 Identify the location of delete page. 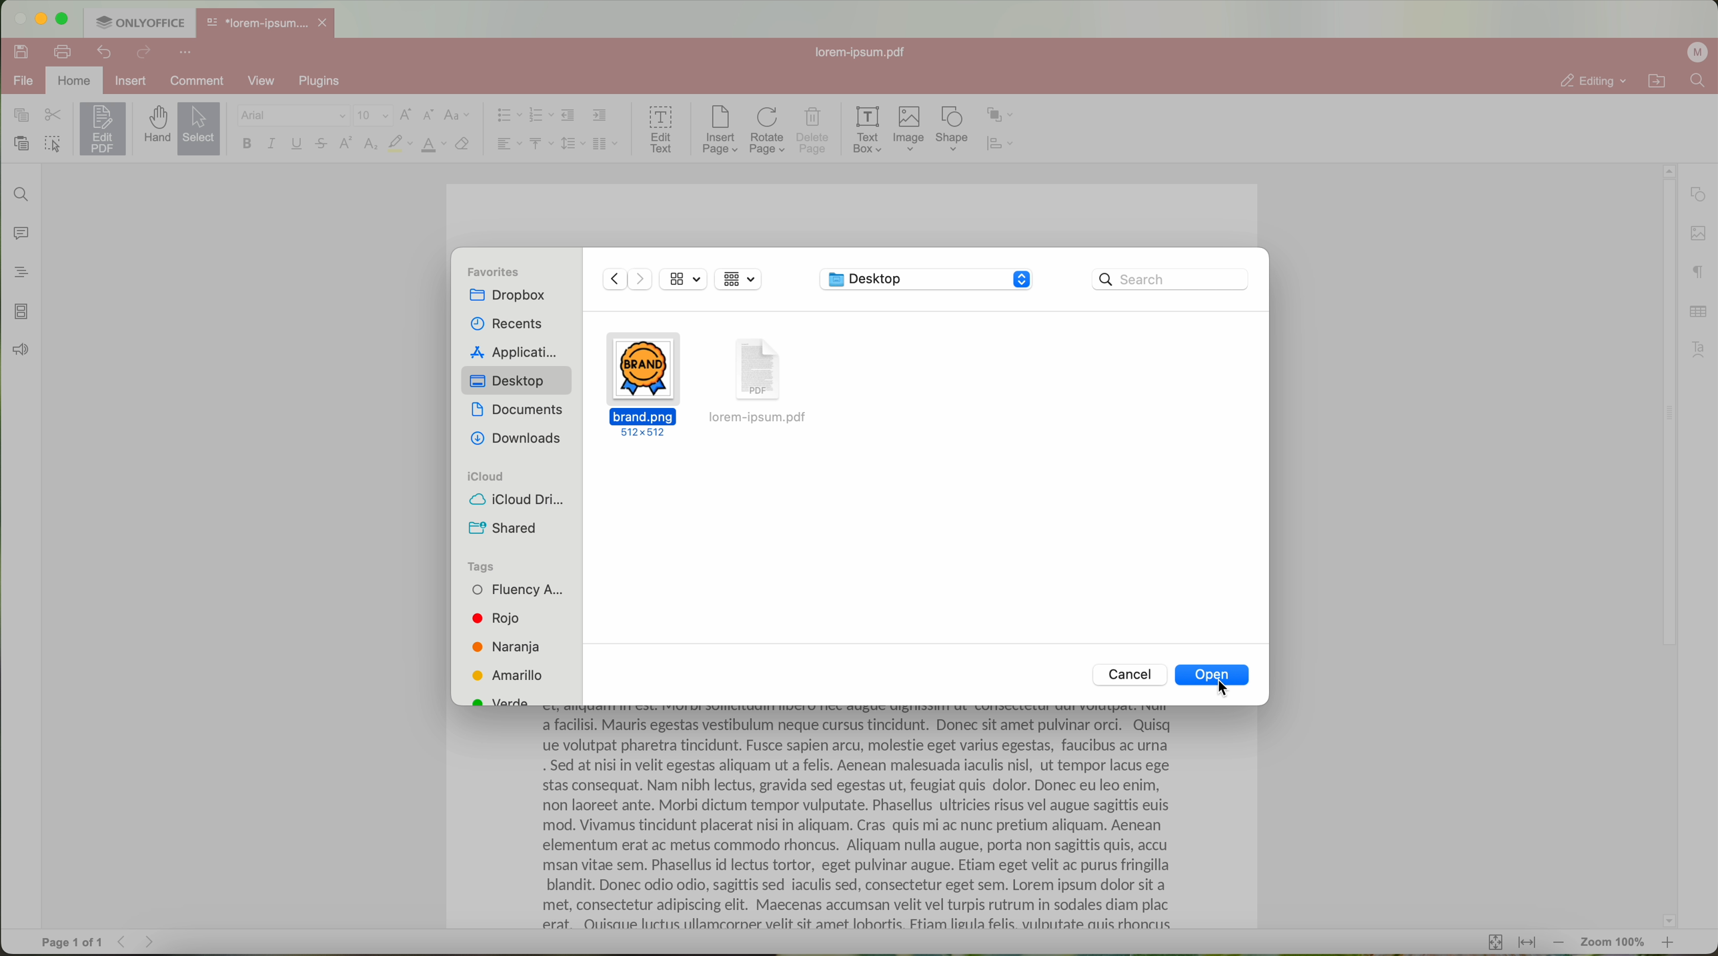
(814, 133).